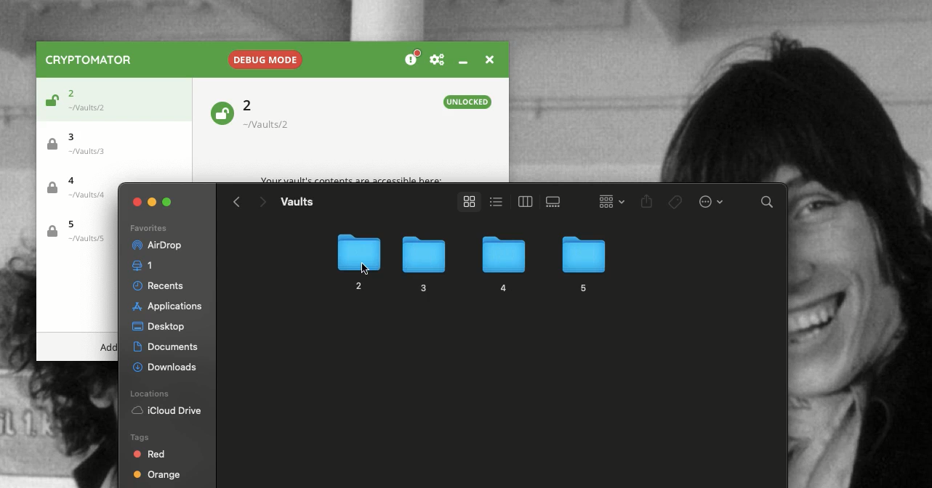 This screenshot has height=488, width=932. I want to click on Options, so click(710, 200).